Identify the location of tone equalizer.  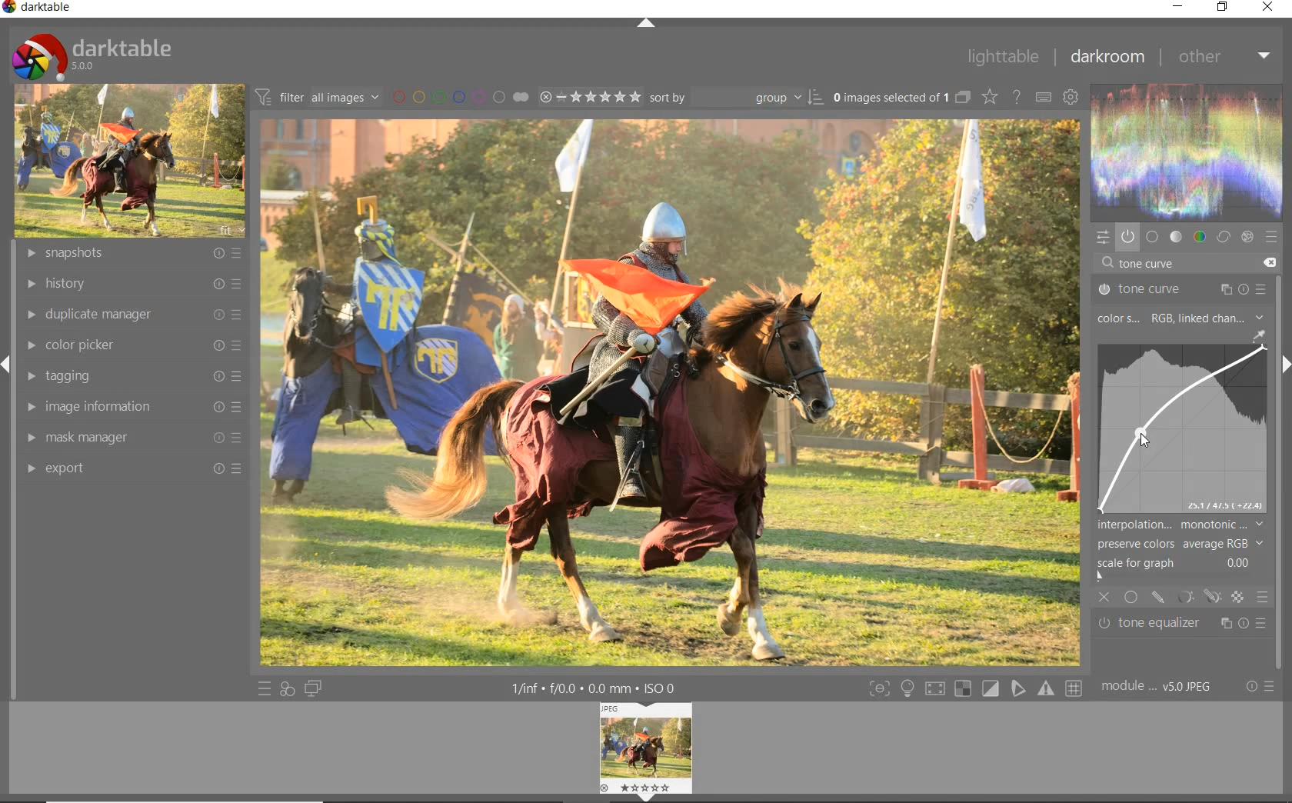
(1183, 624).